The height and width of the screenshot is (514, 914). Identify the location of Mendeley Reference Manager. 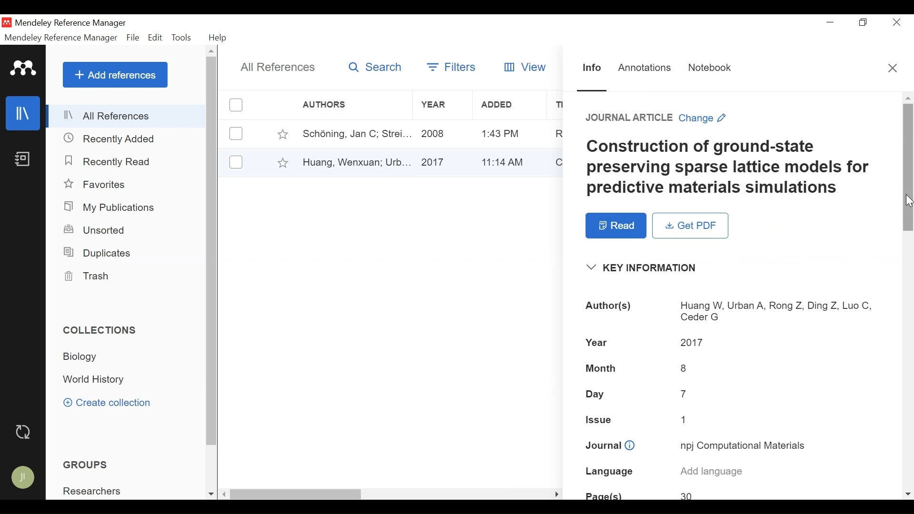
(73, 23).